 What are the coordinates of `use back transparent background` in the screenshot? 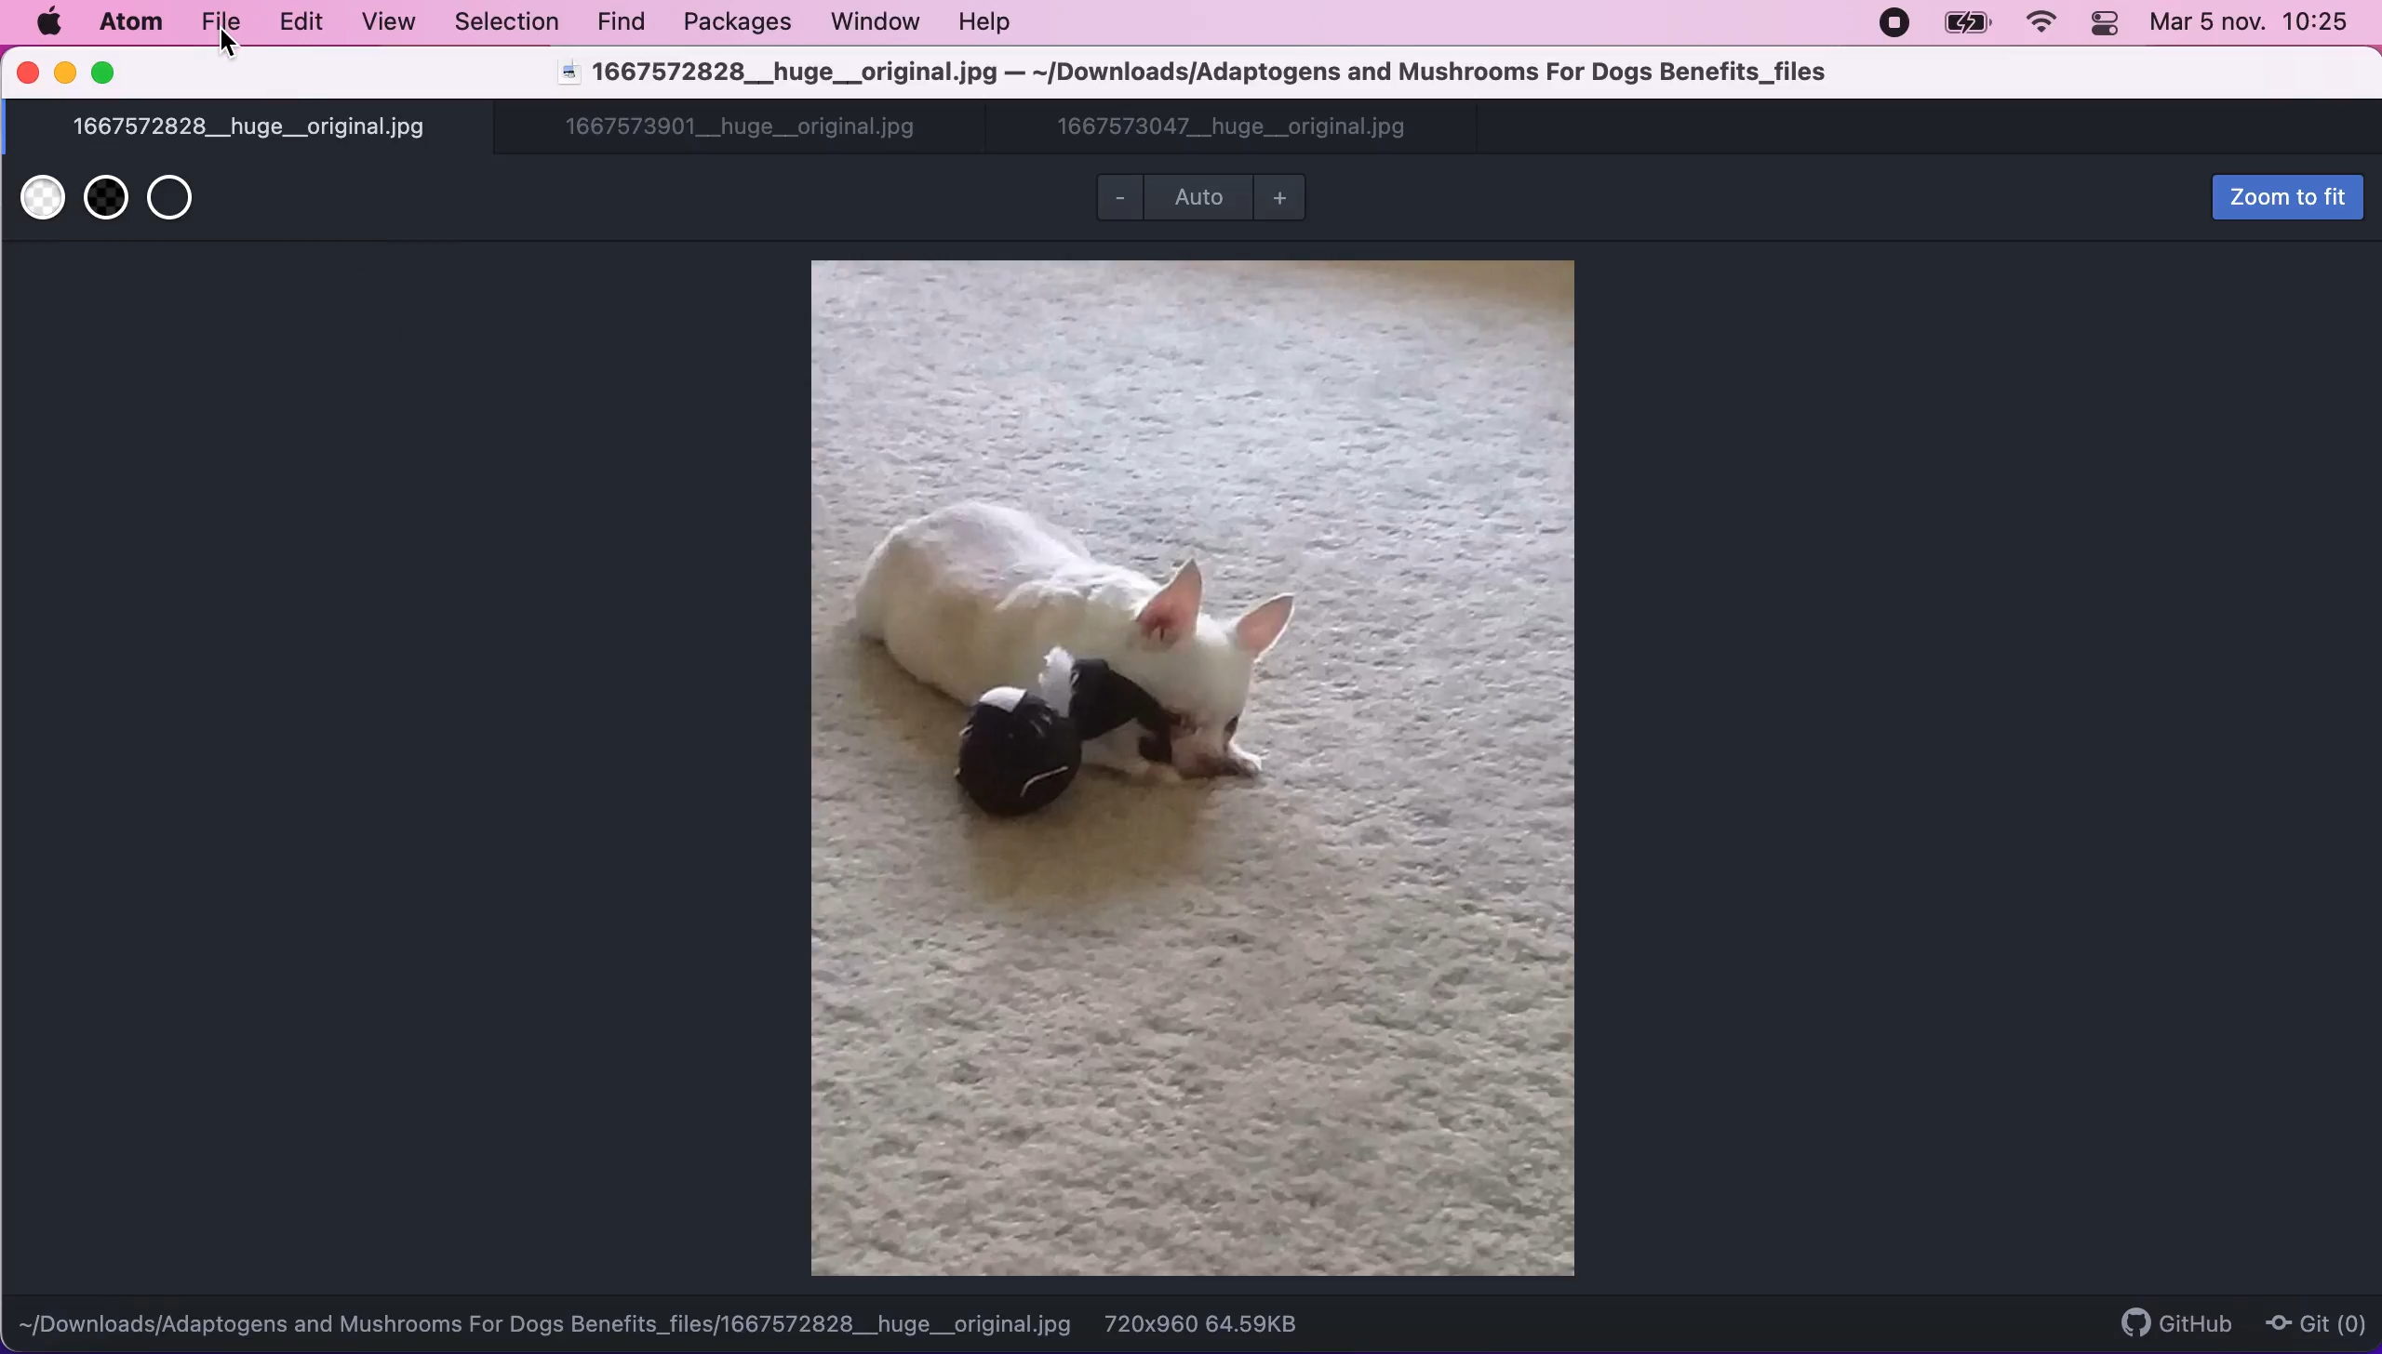 It's located at (106, 204).